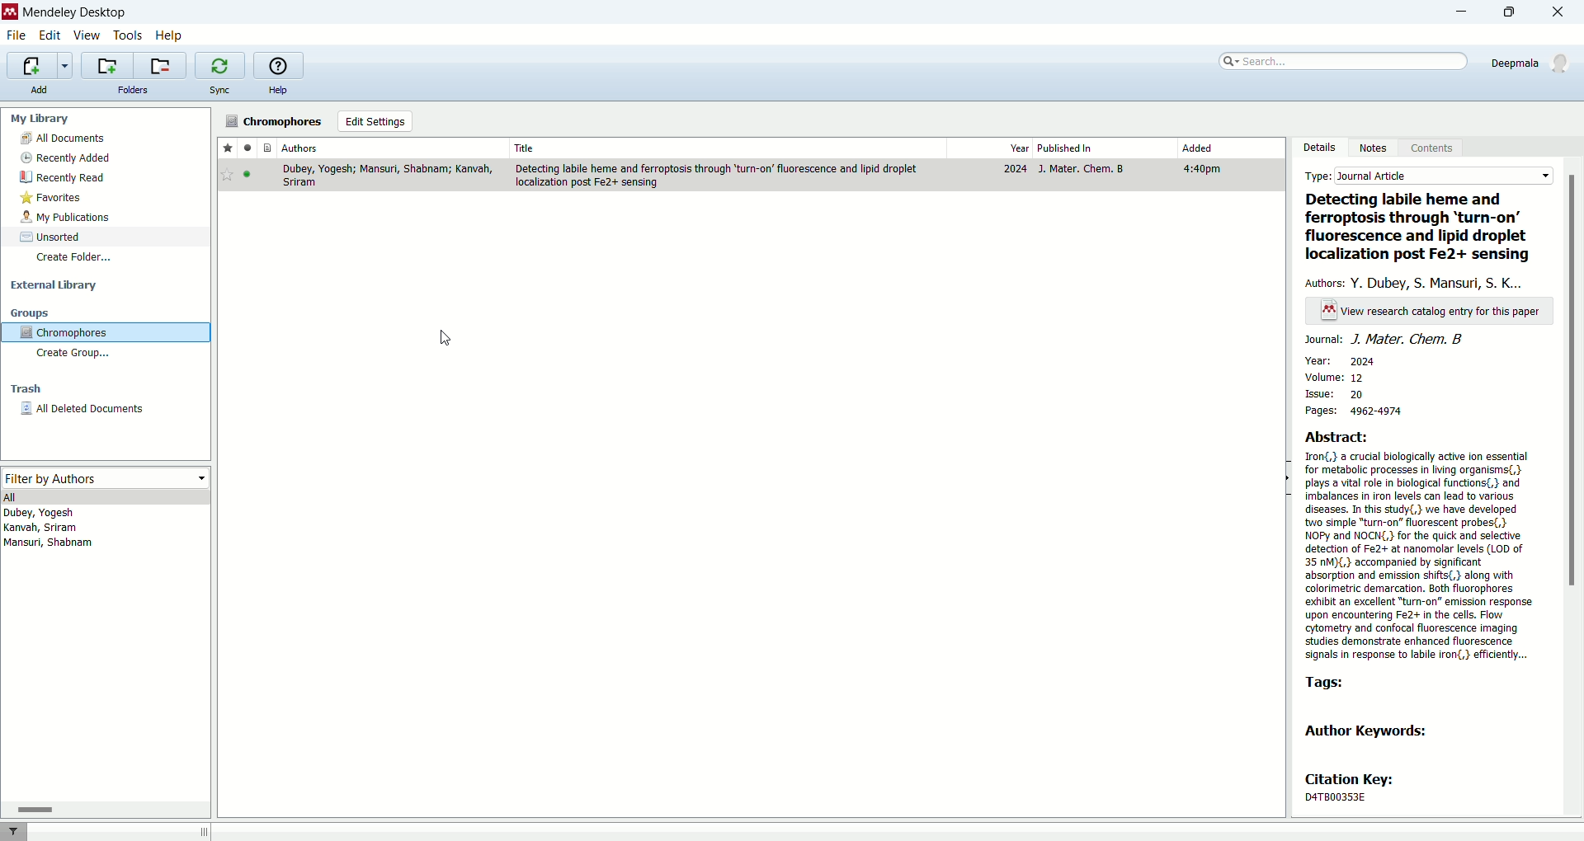 Image resolution: width=1584 pixels, height=841 pixels. What do you see at coordinates (16, 36) in the screenshot?
I see `file` at bounding box center [16, 36].